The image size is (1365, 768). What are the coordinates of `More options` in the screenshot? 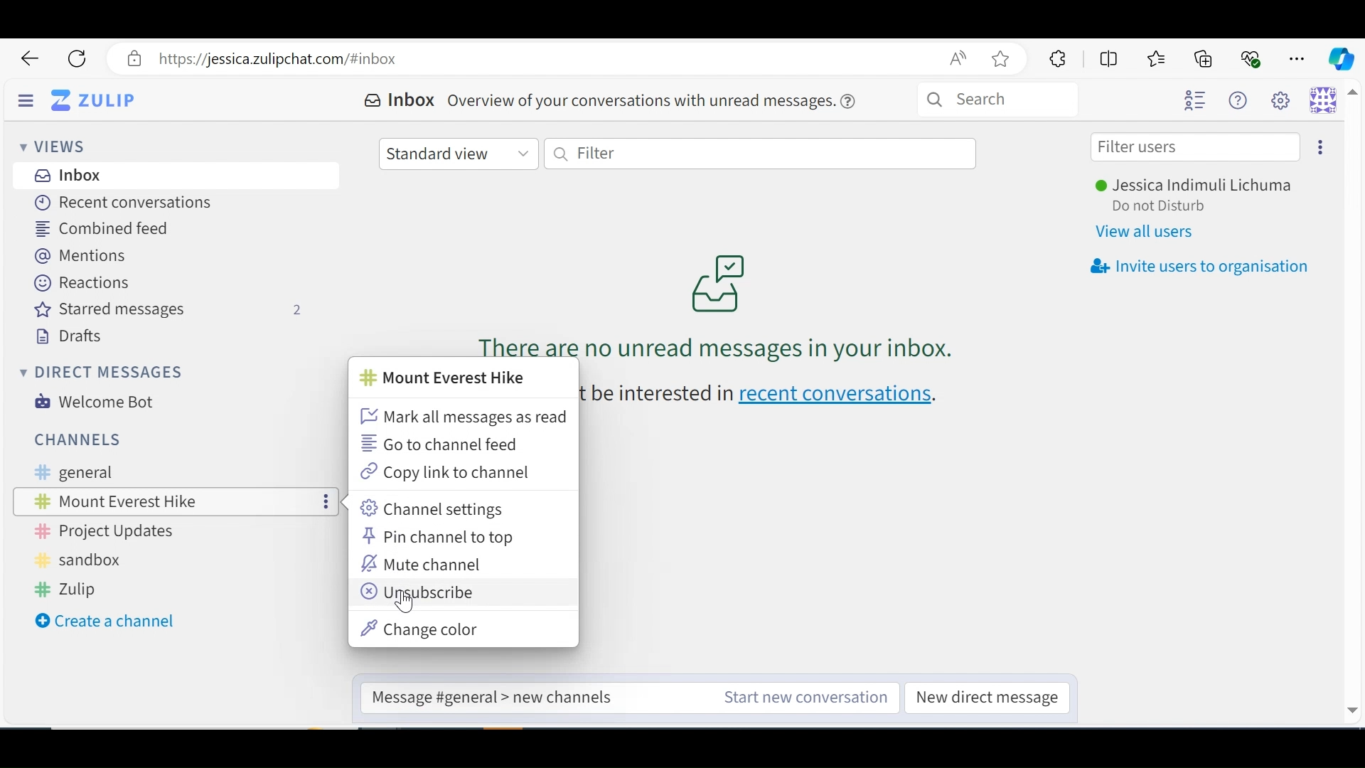 It's located at (1317, 146).